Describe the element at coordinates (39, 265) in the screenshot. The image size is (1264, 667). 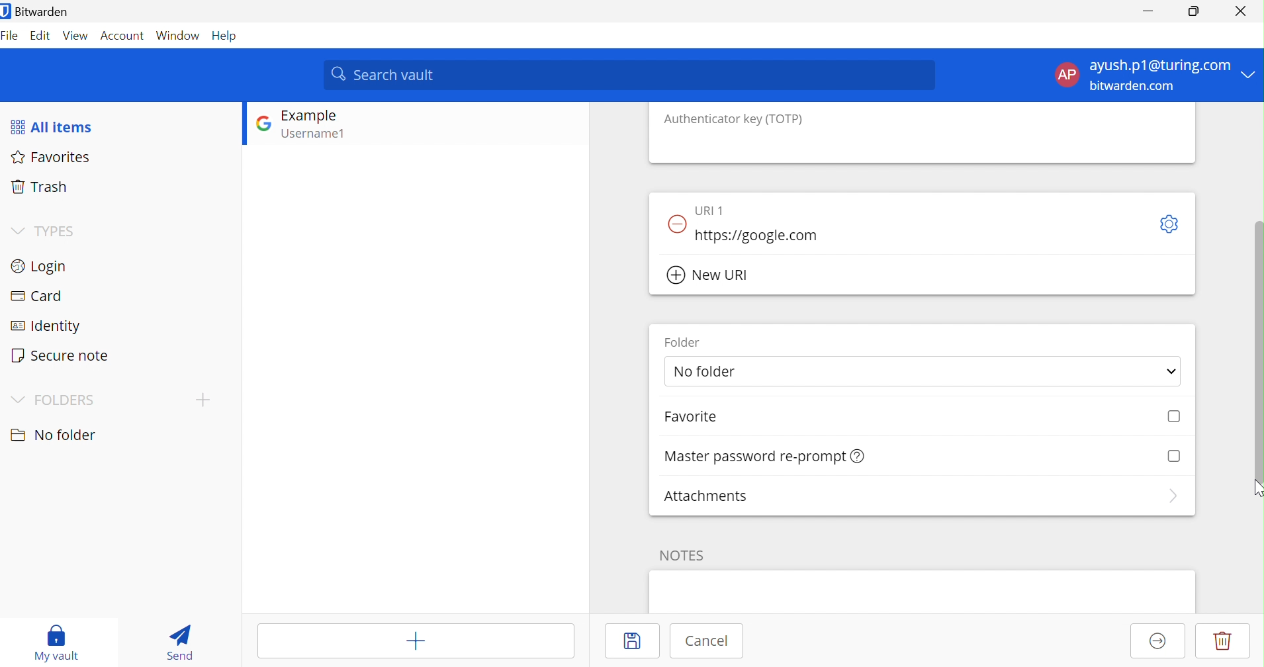
I see `Login` at that location.